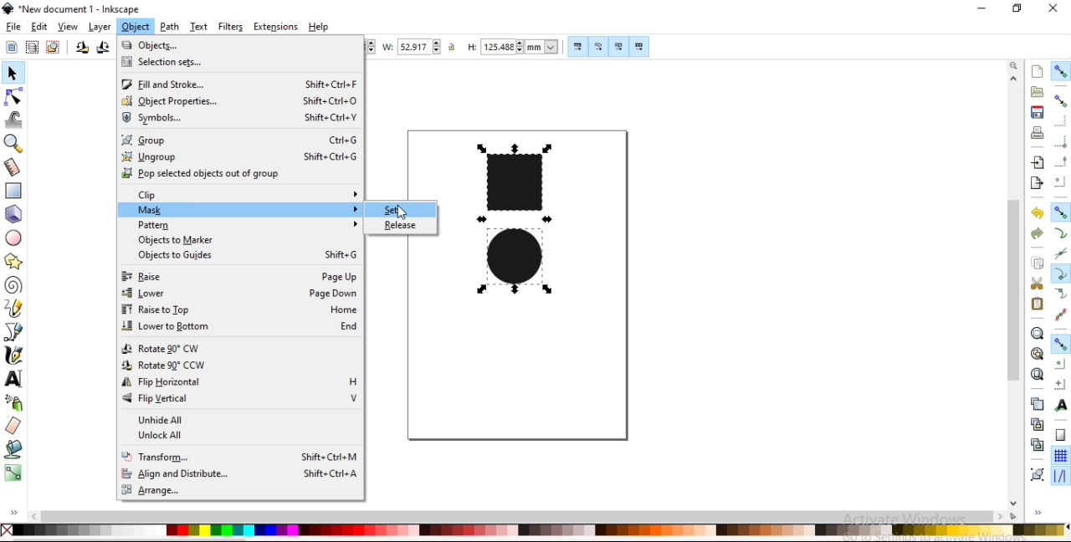 The width and height of the screenshot is (1071, 542). I want to click on scale radii of rounded corners, so click(599, 48).